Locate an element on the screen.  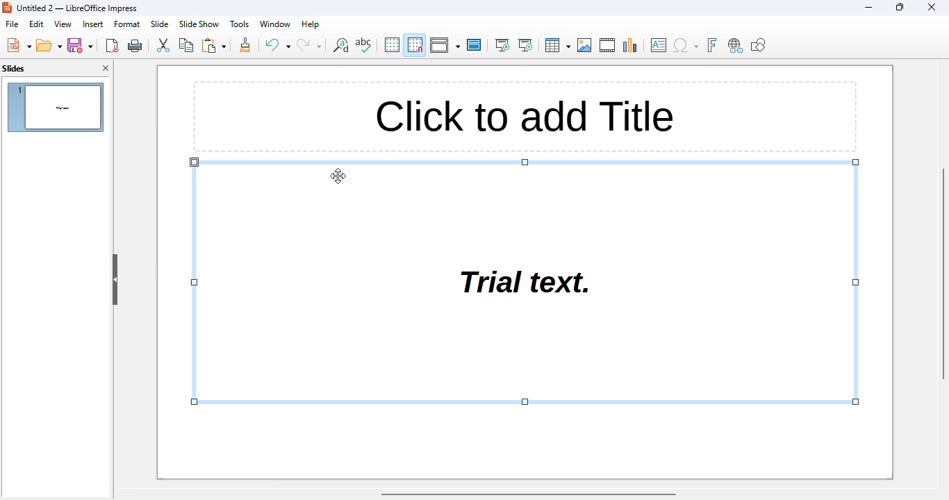
insert fontwork text is located at coordinates (711, 44).